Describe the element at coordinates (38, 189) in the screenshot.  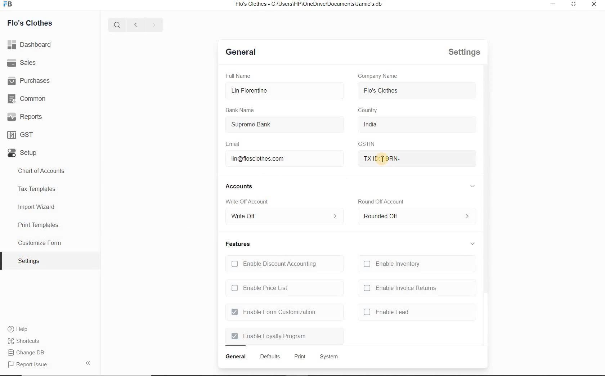
I see `Tax Templates` at that location.